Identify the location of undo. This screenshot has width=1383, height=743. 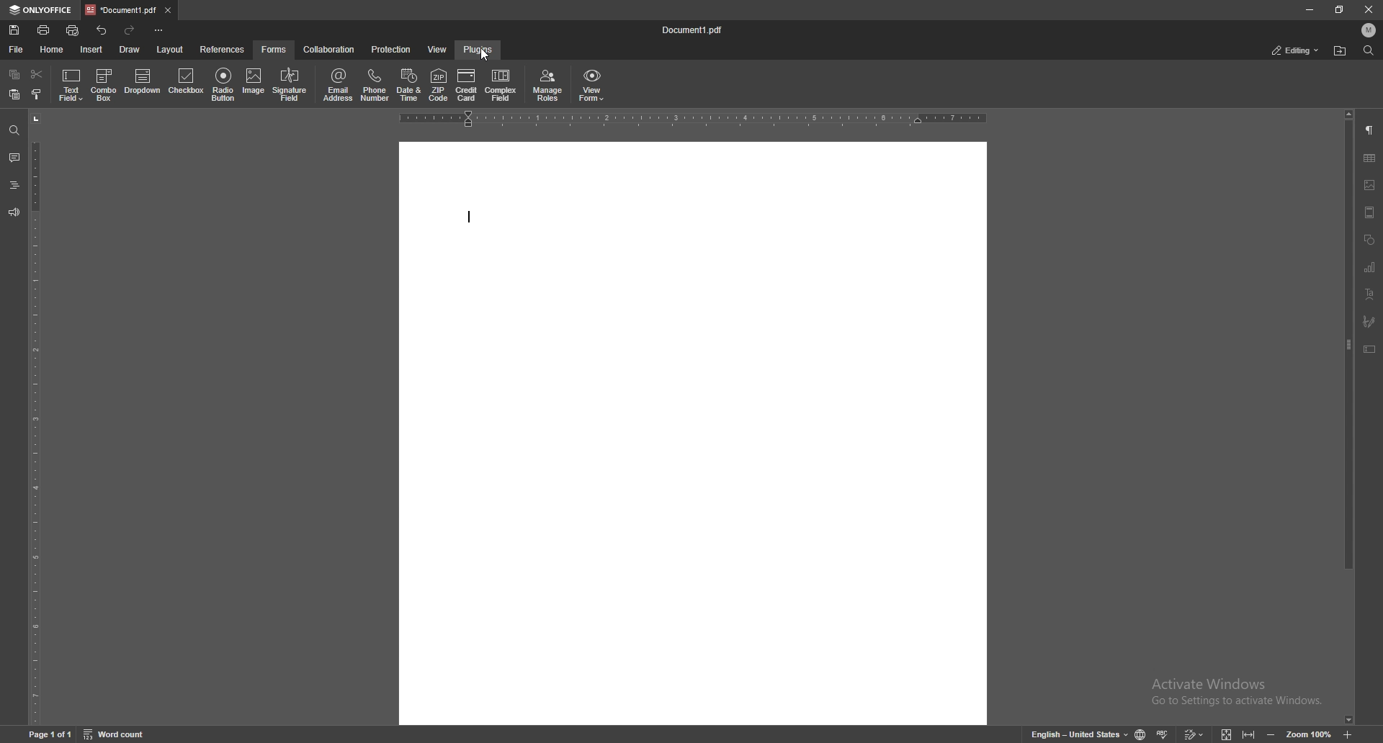
(103, 30).